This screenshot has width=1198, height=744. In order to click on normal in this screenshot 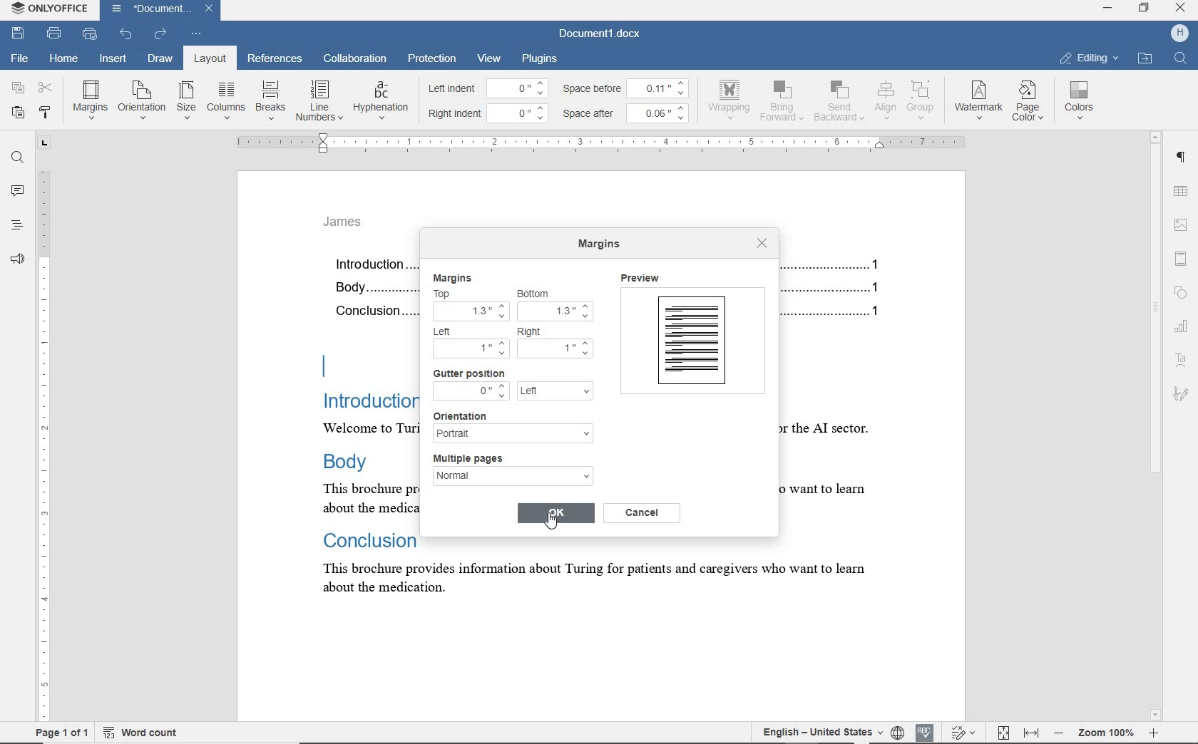, I will do `click(512, 479)`.